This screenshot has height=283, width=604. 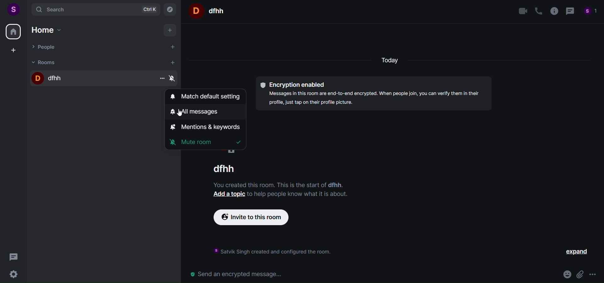 I want to click on video call, so click(x=522, y=11).